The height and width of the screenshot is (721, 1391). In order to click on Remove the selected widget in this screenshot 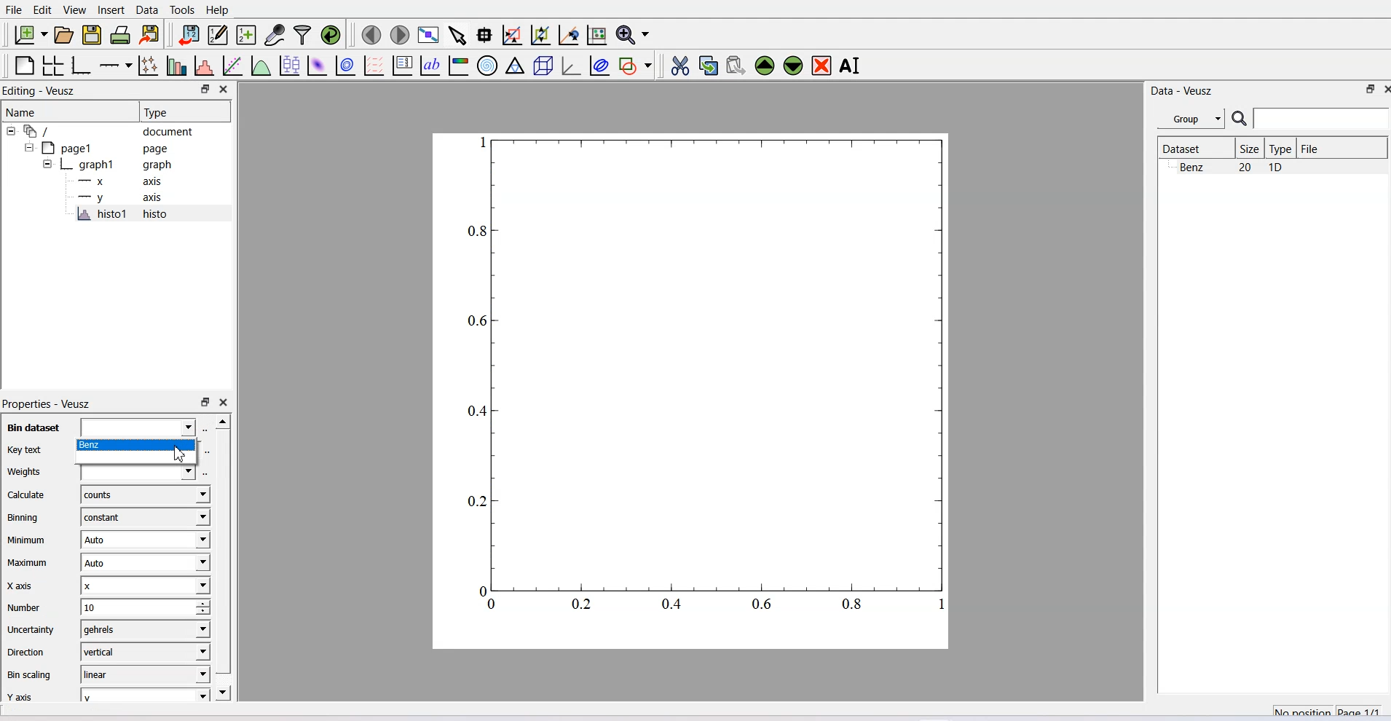, I will do `click(821, 66)`.